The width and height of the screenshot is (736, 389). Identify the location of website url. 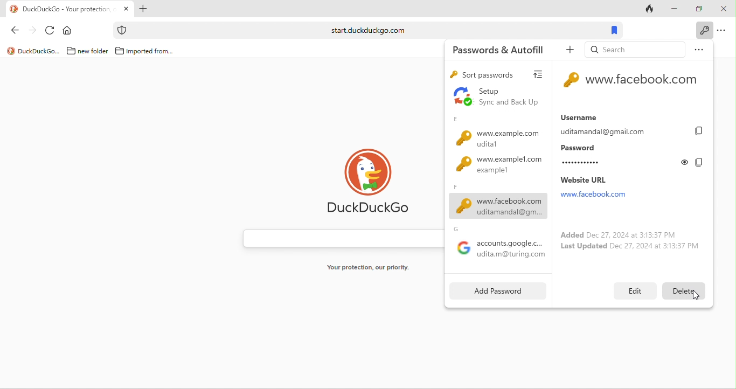
(605, 187).